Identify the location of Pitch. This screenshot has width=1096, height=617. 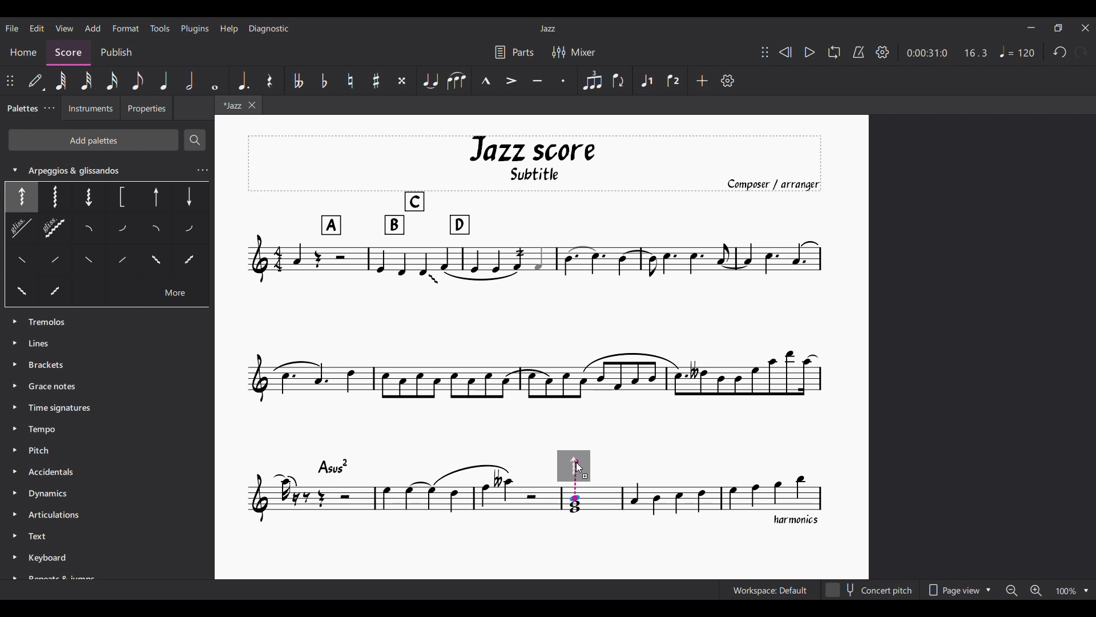
(45, 450).